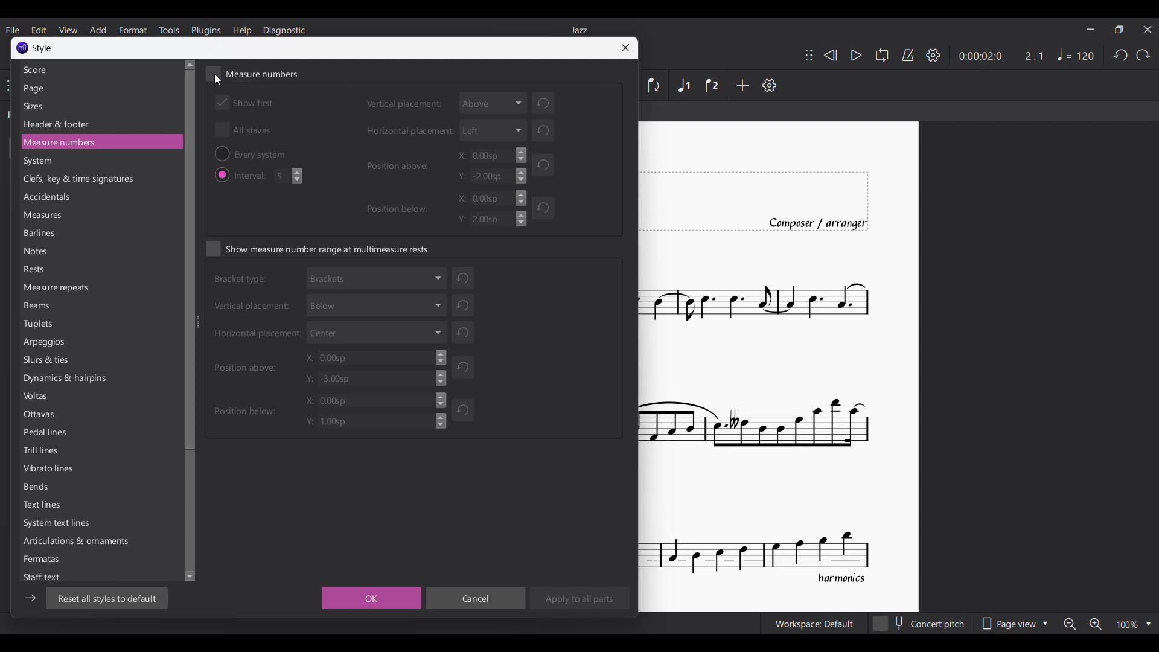 The height and width of the screenshot is (652, 1159). What do you see at coordinates (547, 132) in the screenshot?
I see `Refresh` at bounding box center [547, 132].